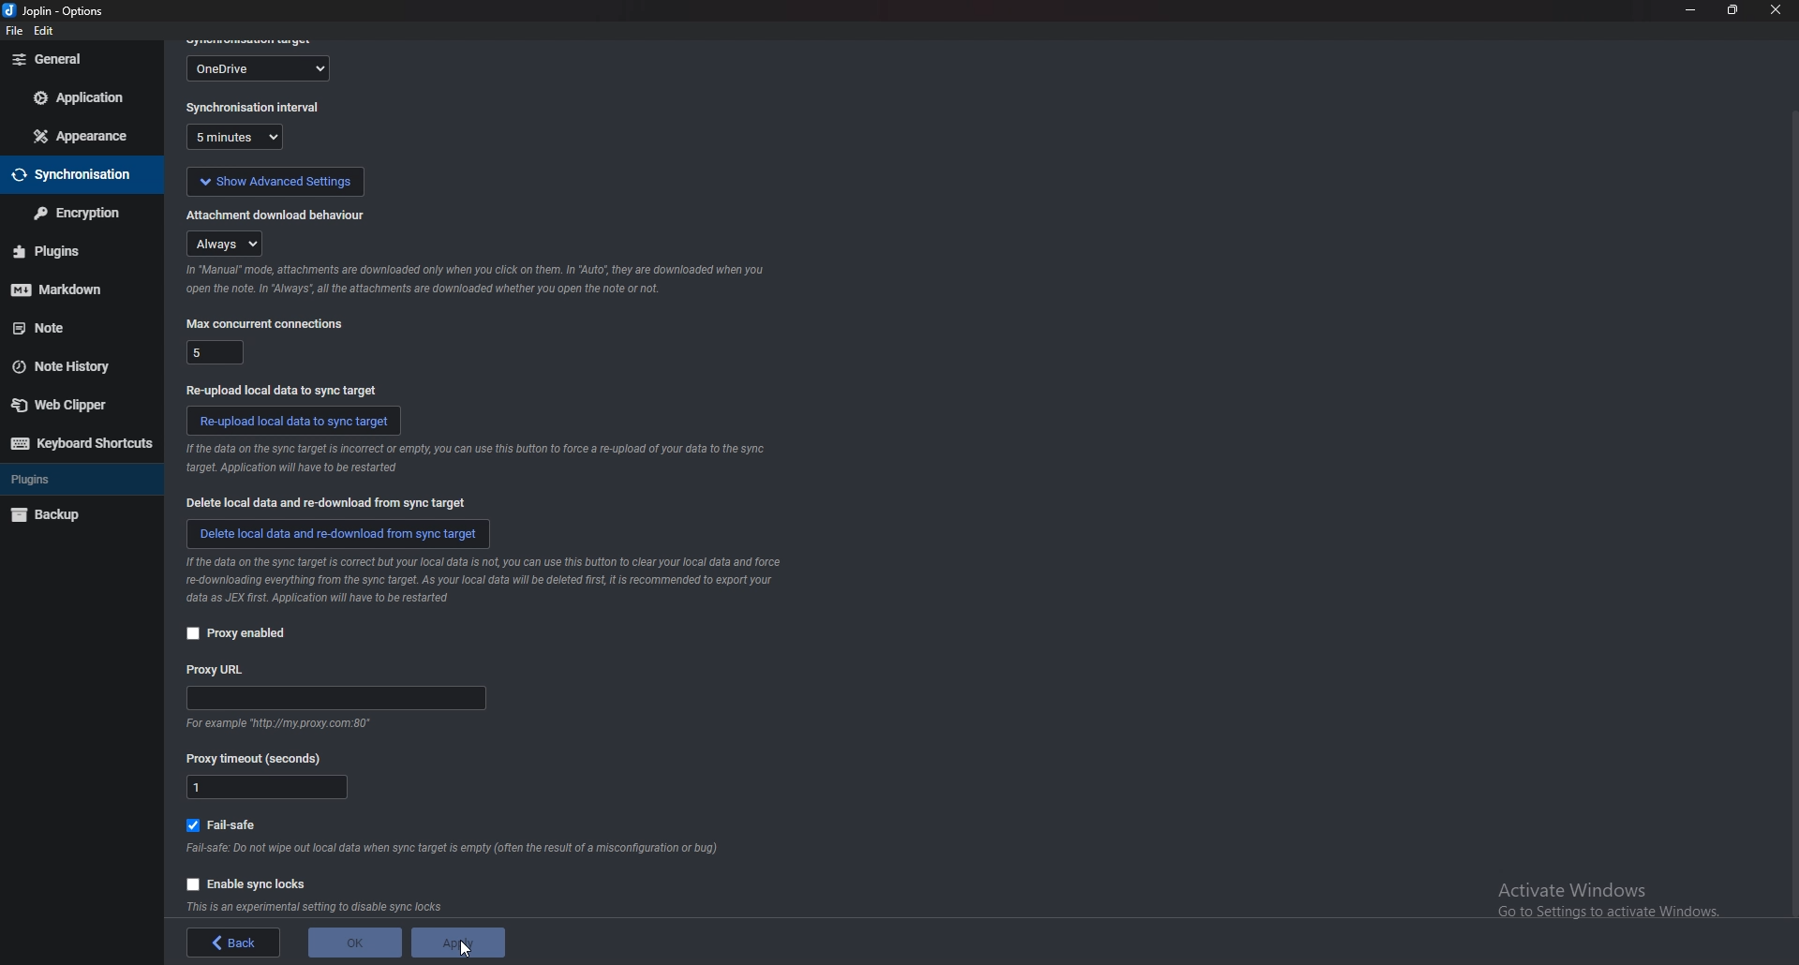 The image size is (1799, 965). Describe the element at coordinates (230, 823) in the screenshot. I see `fail safe` at that location.